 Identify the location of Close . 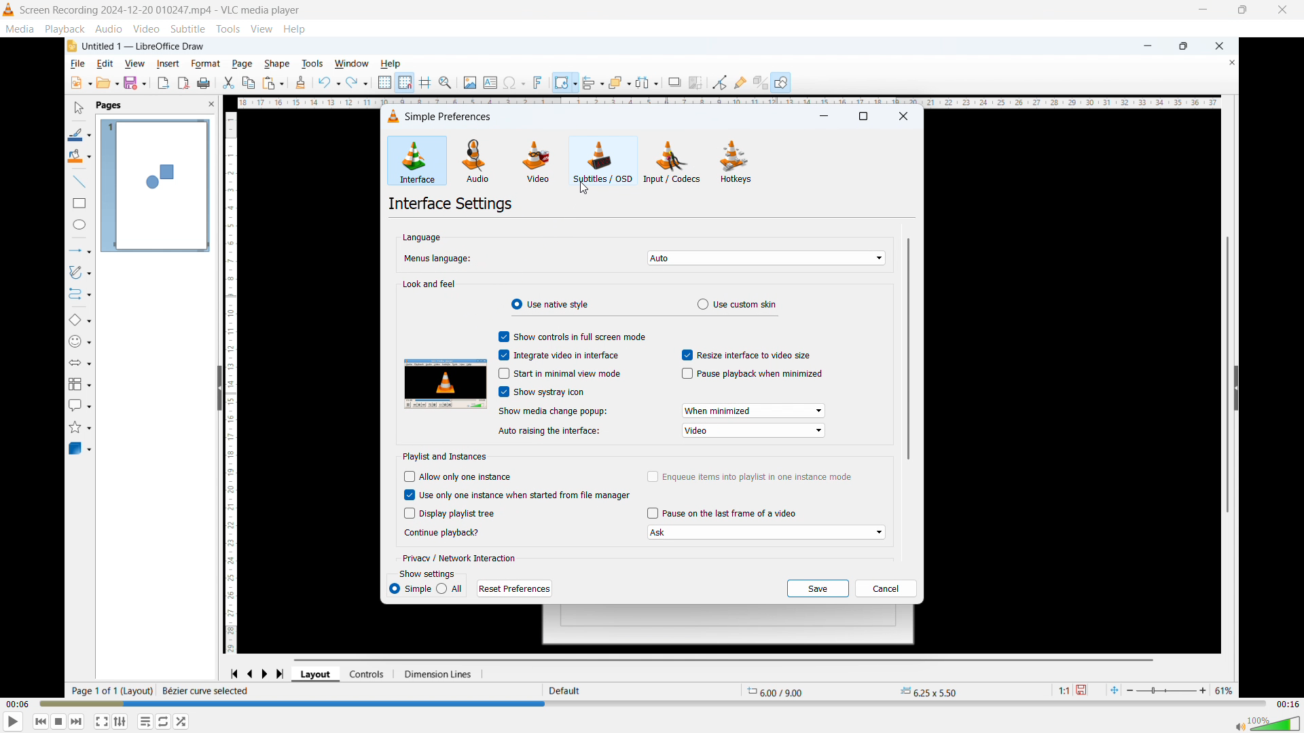
(905, 117).